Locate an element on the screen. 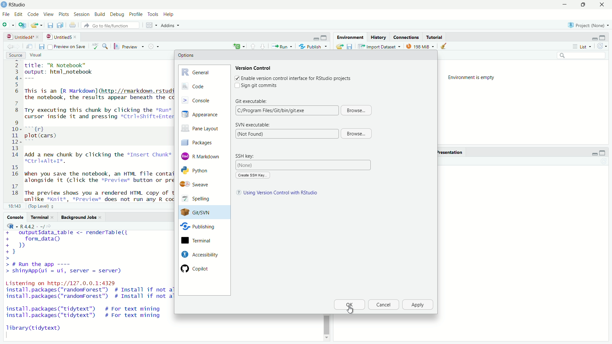 The image size is (612, 344). logo is located at coordinates (4, 4).